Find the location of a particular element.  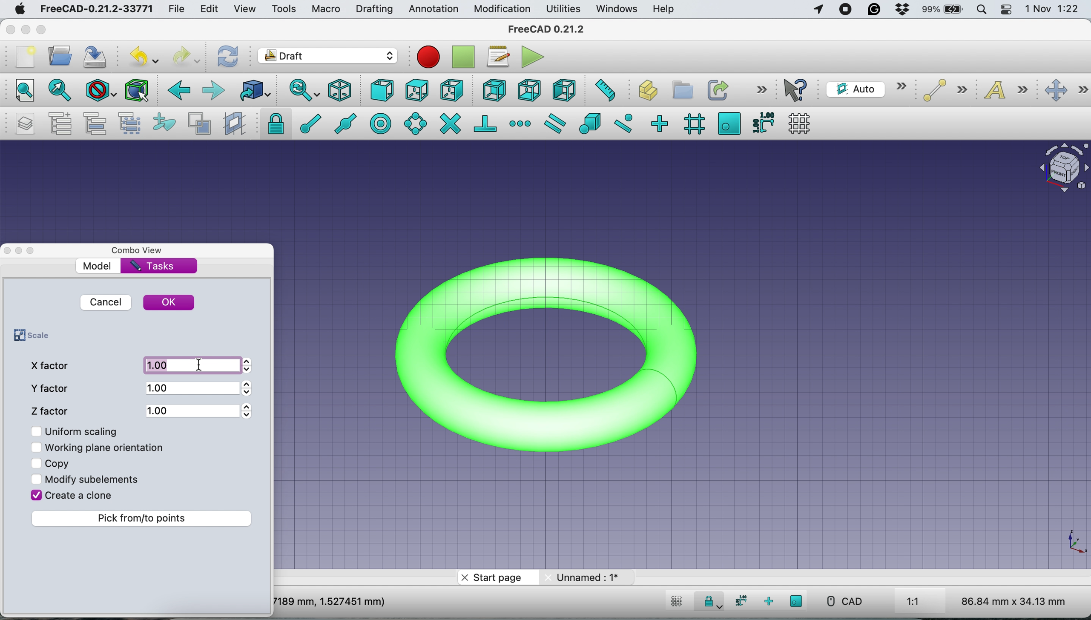

move is located at coordinates (1066, 91).